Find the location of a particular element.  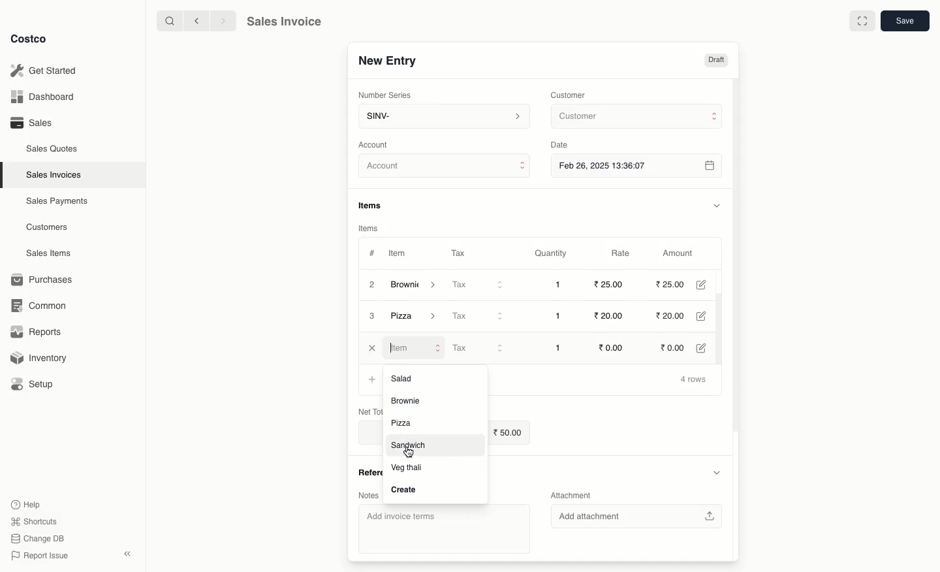

1 is located at coordinates (561, 285).